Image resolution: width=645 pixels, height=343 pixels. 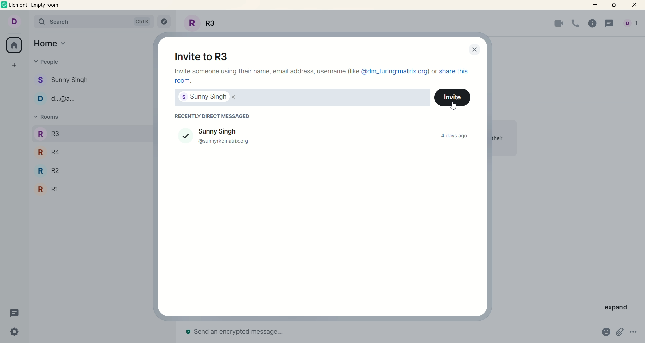 What do you see at coordinates (14, 66) in the screenshot?
I see `create a space` at bounding box center [14, 66].